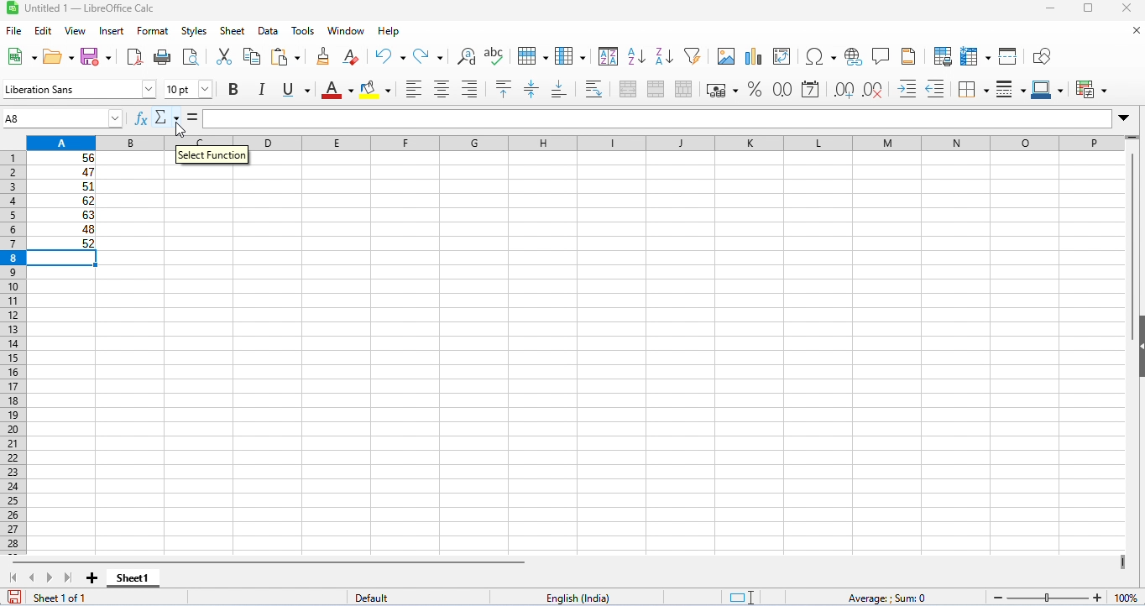 The image size is (1145, 606). Describe the element at coordinates (442, 89) in the screenshot. I see `align center` at that location.